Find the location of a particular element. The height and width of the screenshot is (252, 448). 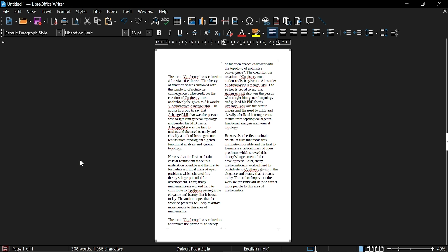

Open is located at coordinates (25, 22).